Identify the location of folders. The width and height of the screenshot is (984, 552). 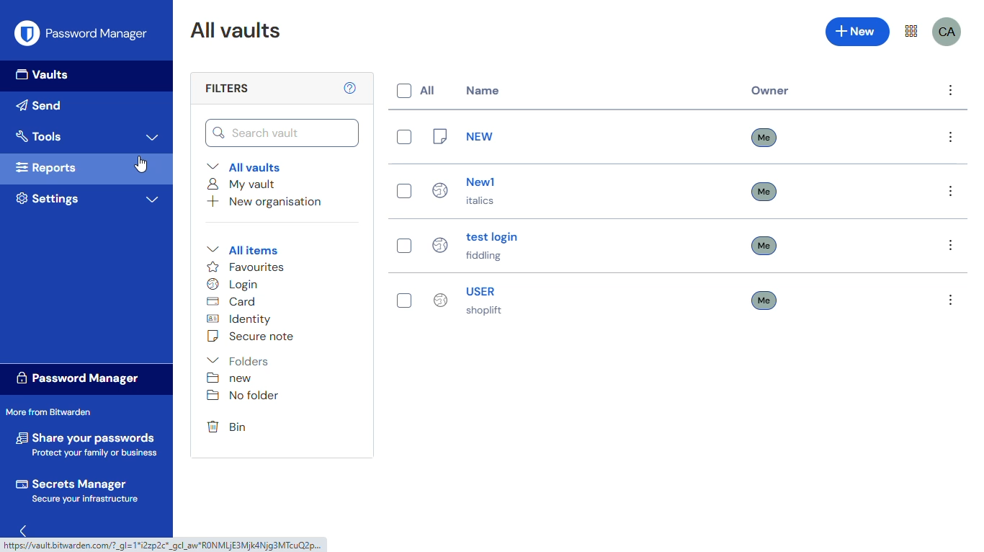
(237, 360).